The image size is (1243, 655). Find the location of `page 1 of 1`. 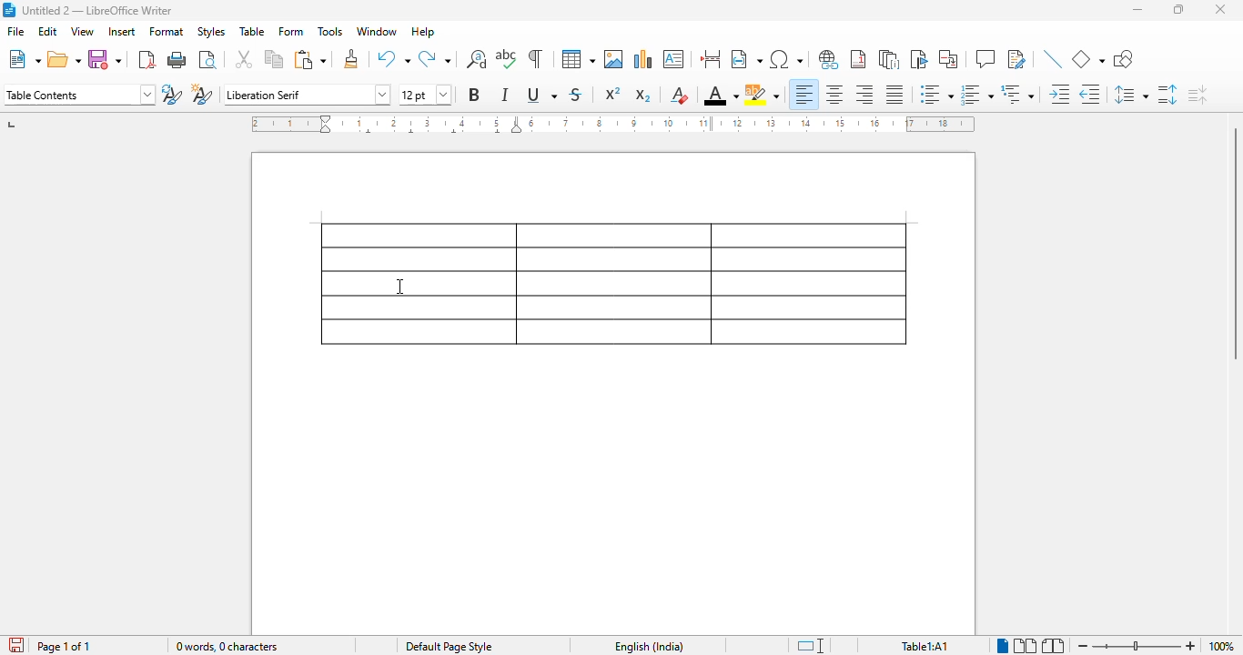

page 1 of 1 is located at coordinates (64, 647).